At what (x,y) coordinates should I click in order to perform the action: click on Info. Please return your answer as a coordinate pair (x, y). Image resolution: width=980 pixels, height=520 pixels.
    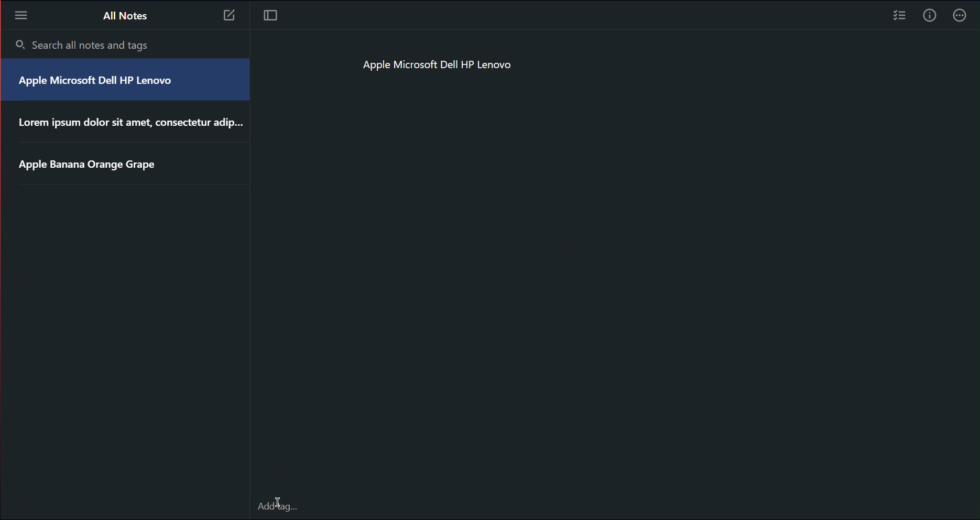
    Looking at the image, I should click on (929, 18).